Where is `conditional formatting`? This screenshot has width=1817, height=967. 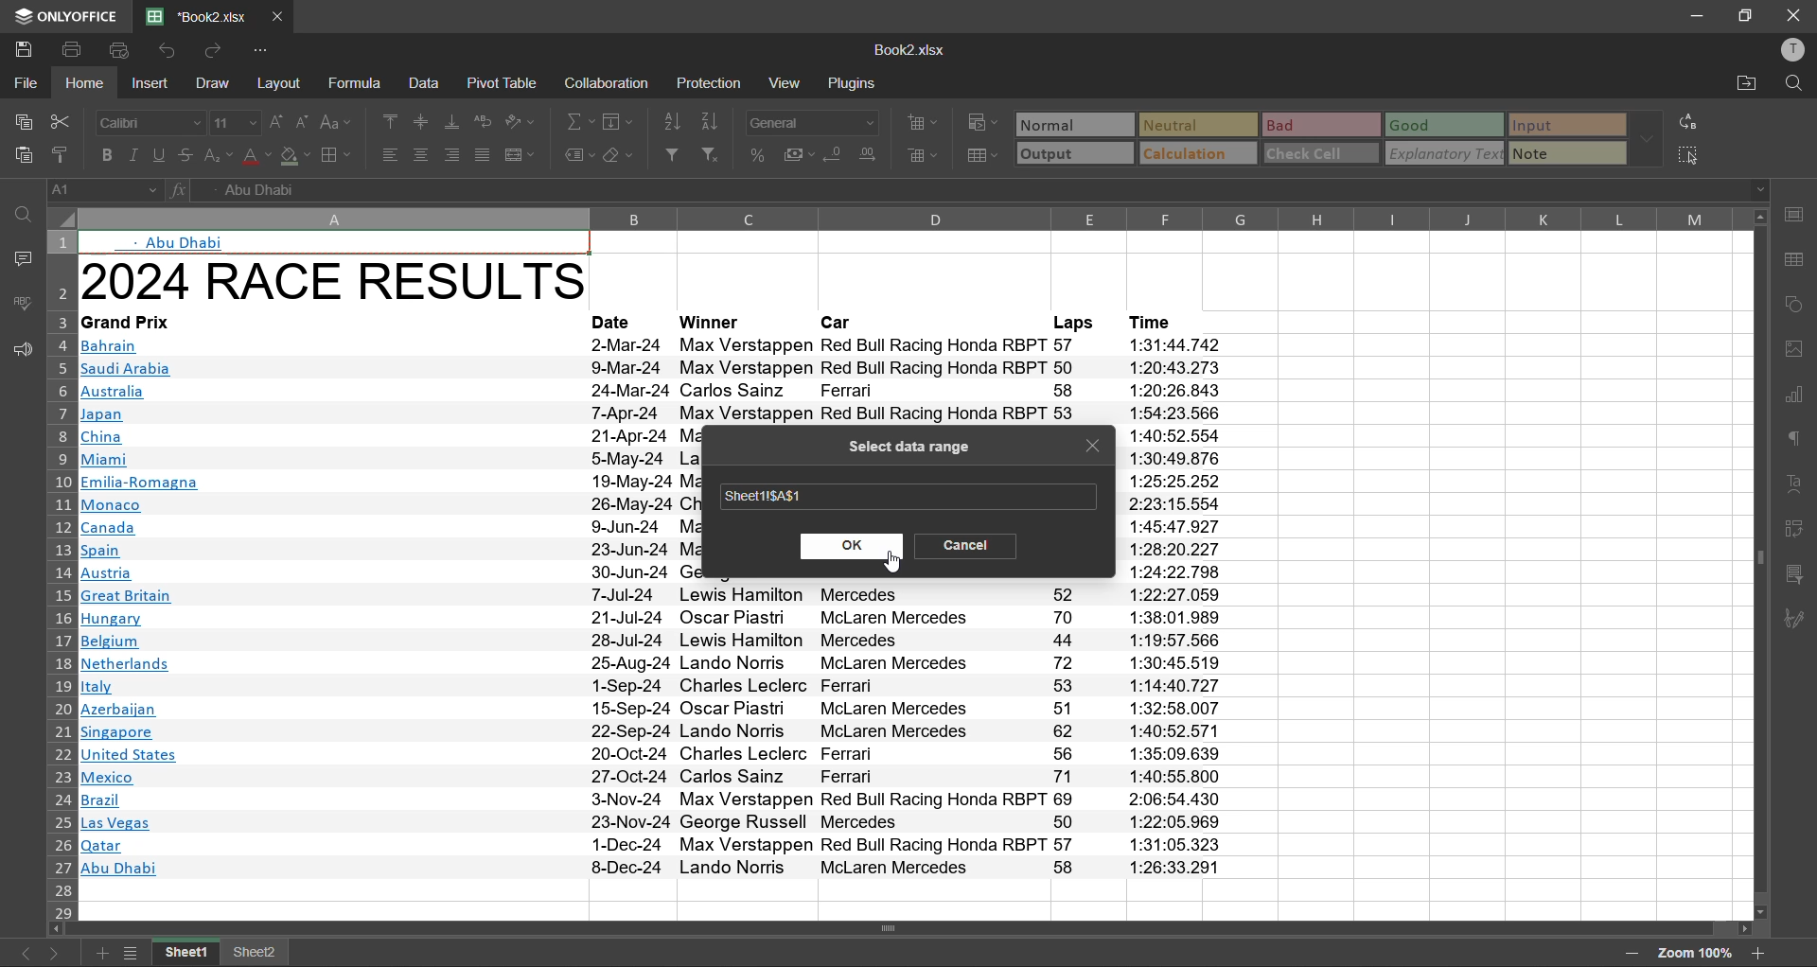
conditional formatting is located at coordinates (979, 123).